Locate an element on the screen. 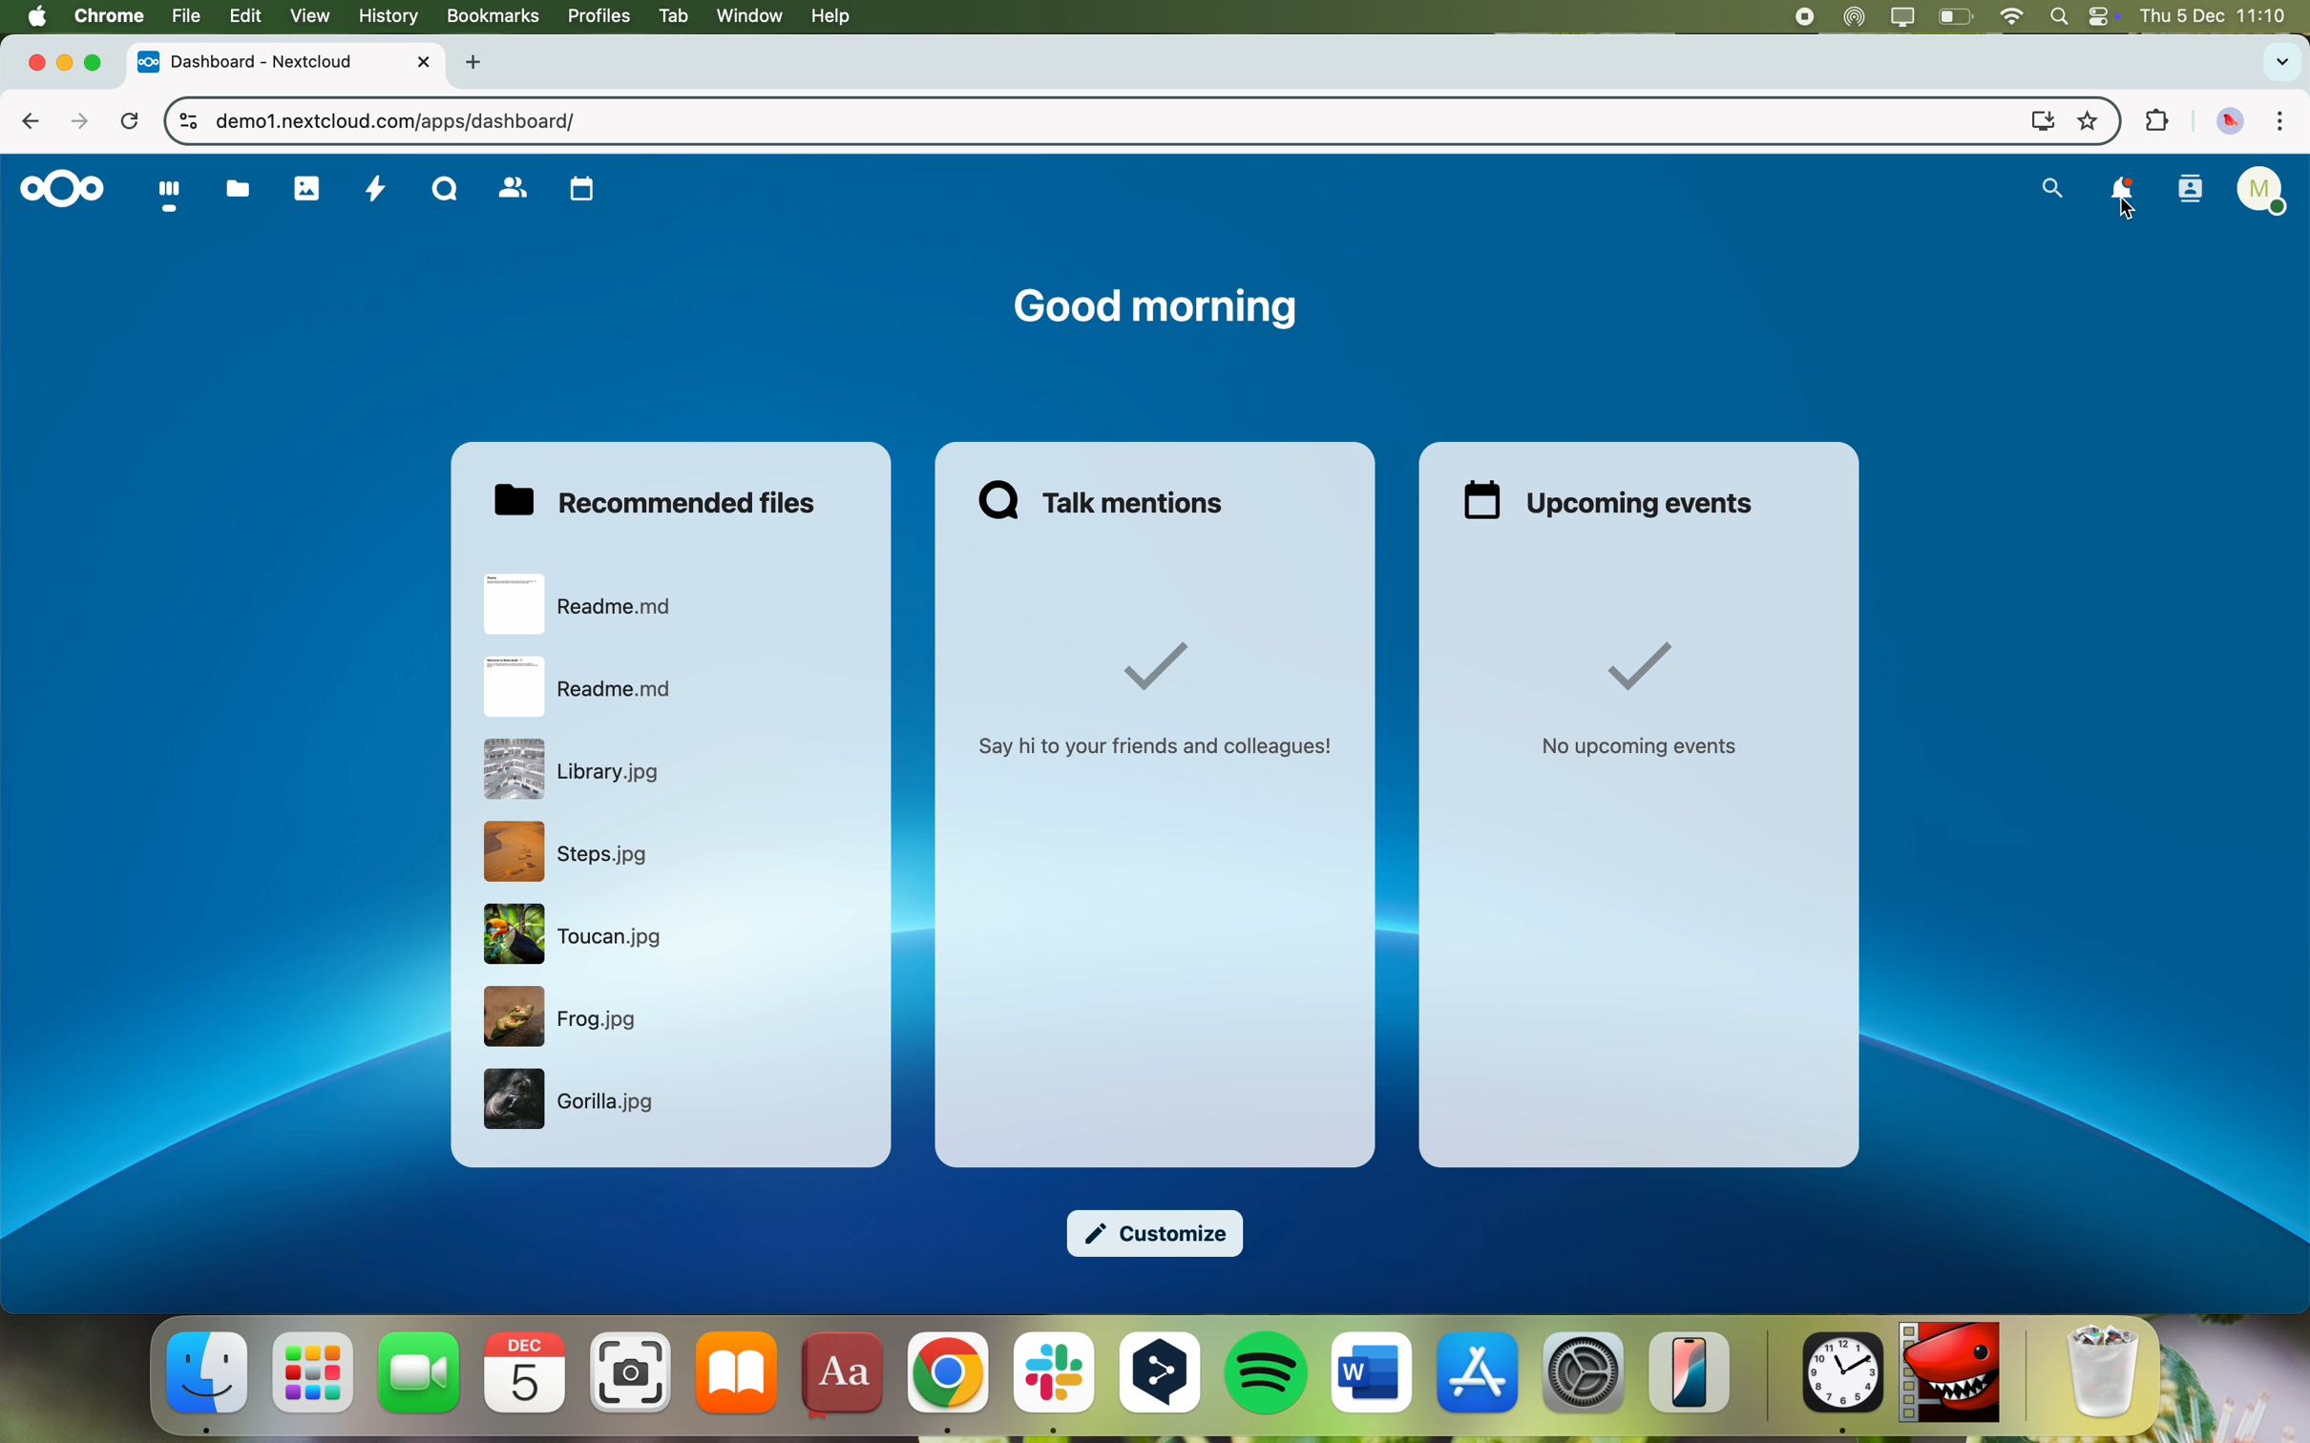 The height and width of the screenshot is (1443, 2310). navigate back is located at coordinates (39, 125).